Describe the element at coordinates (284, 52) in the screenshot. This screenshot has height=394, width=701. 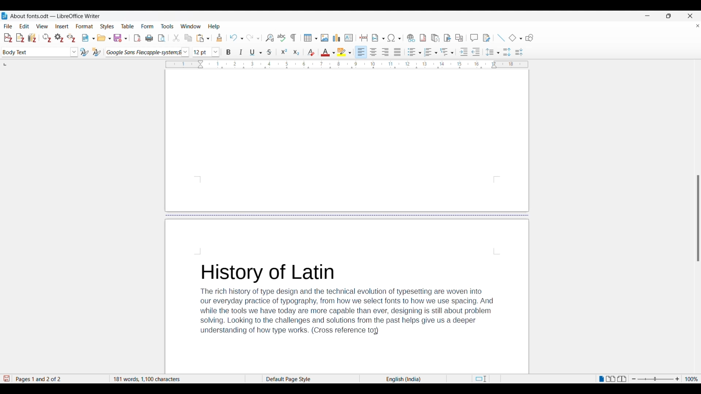
I see `Superscript` at that location.